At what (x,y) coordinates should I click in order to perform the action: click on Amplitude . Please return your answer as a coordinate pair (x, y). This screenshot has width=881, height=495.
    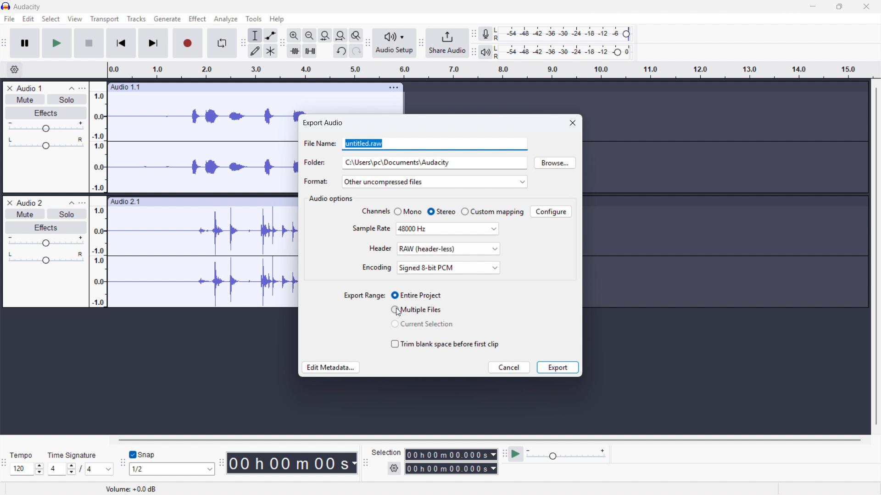
    Looking at the image, I should click on (98, 194).